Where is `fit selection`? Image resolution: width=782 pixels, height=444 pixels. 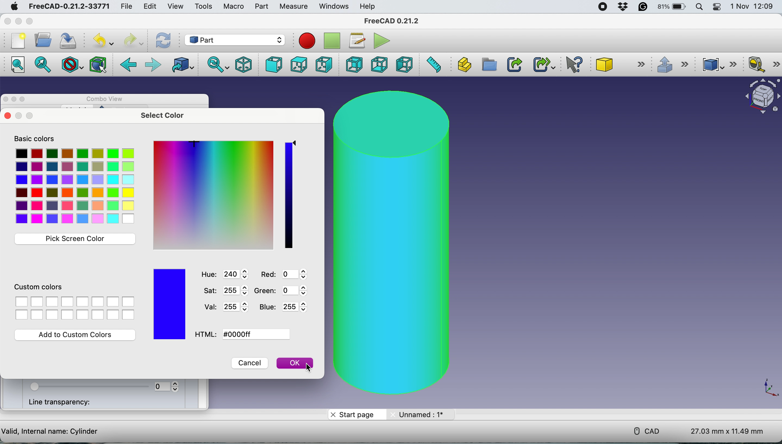
fit selection is located at coordinates (43, 65).